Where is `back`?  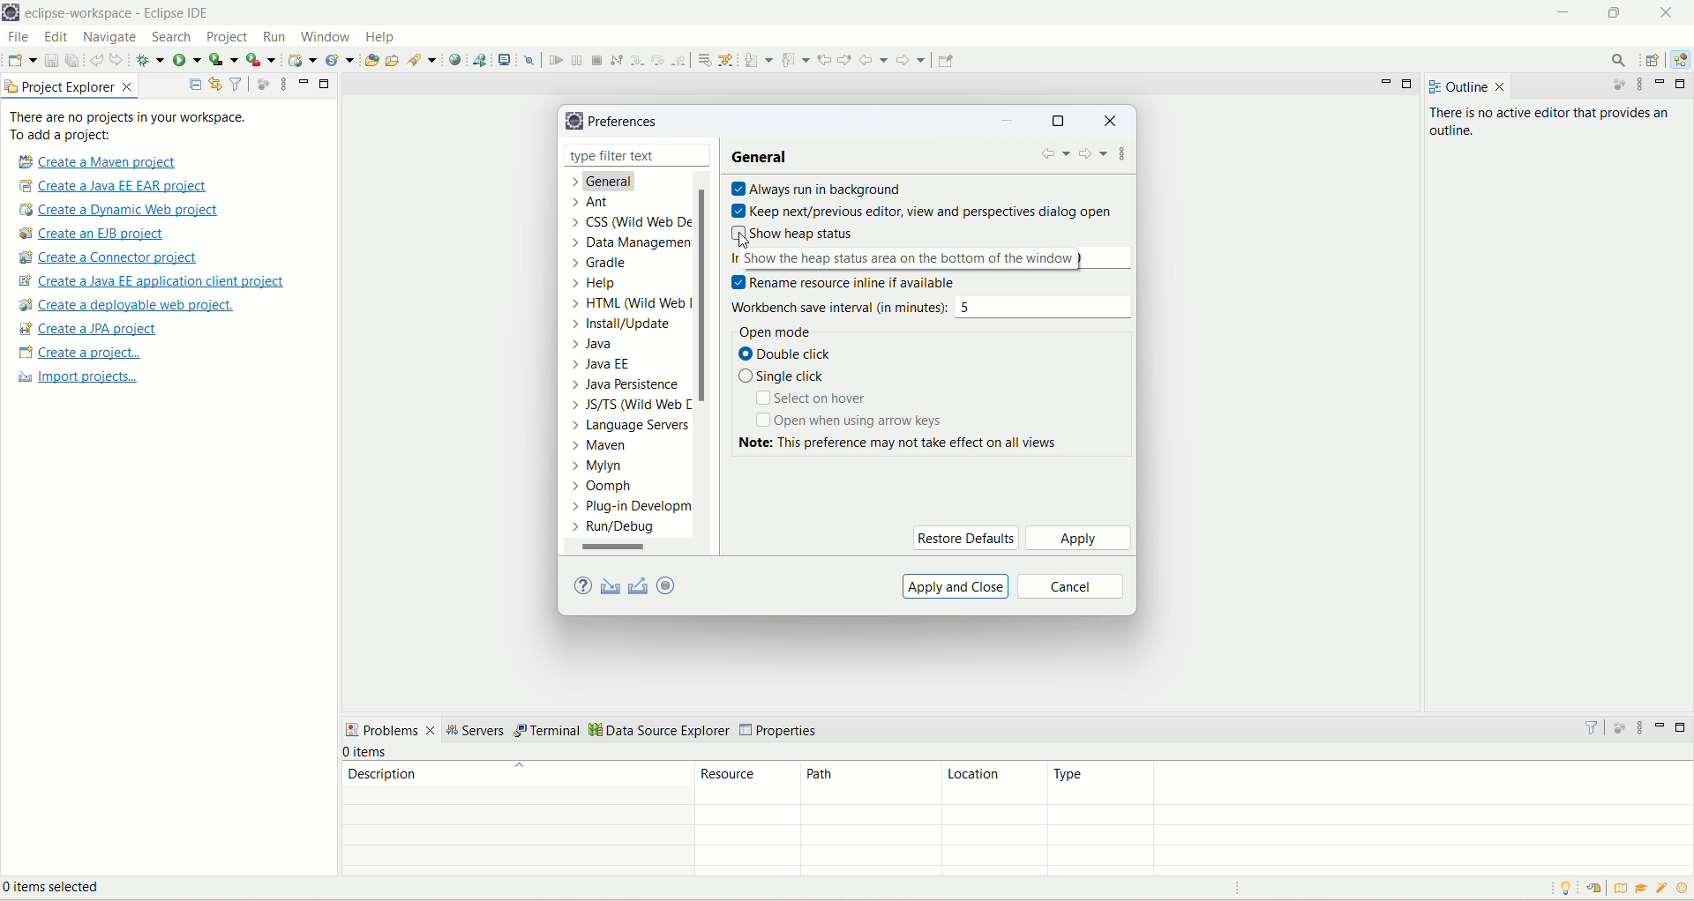
back is located at coordinates (1054, 157).